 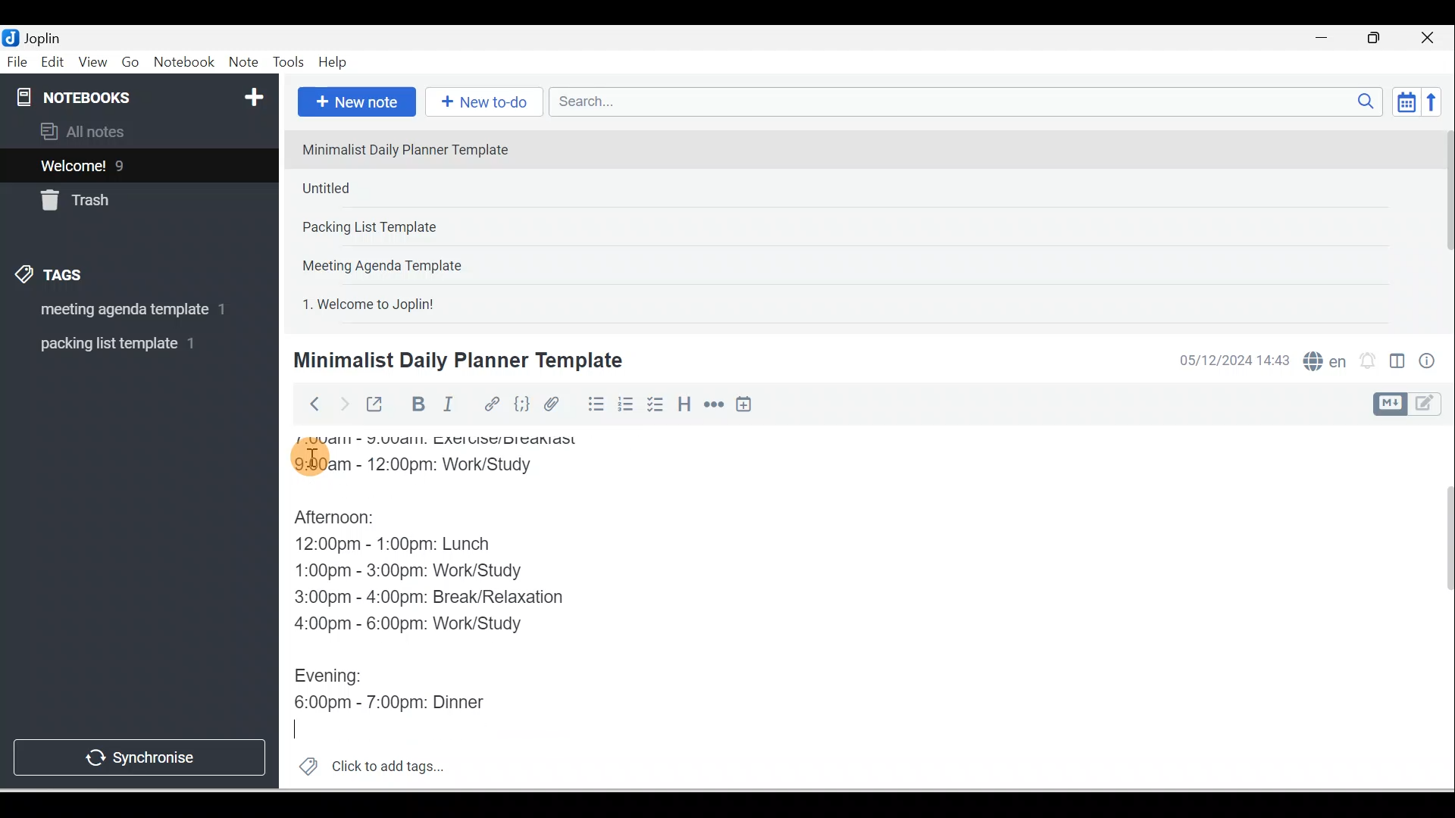 What do you see at coordinates (1436, 101) in the screenshot?
I see `Reverse sort` at bounding box center [1436, 101].